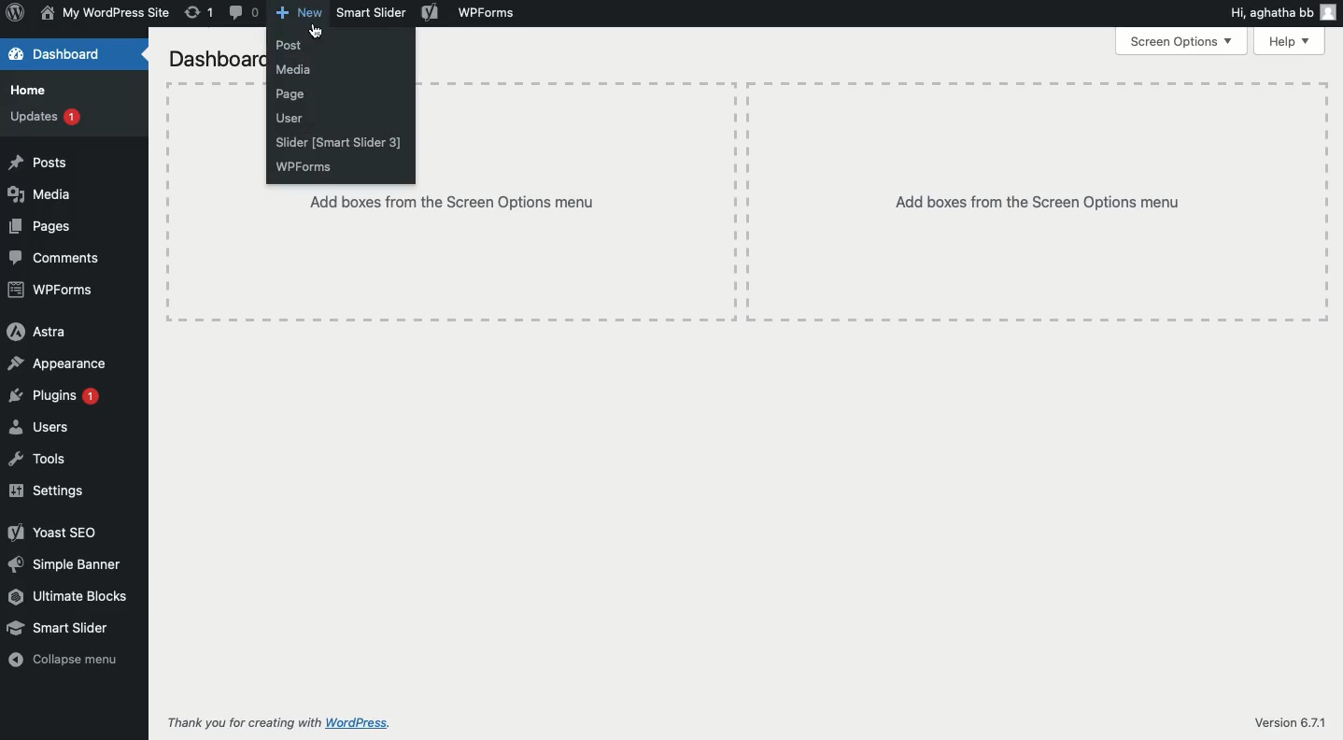 This screenshot has width=1343, height=740. I want to click on Simple banner, so click(67, 566).